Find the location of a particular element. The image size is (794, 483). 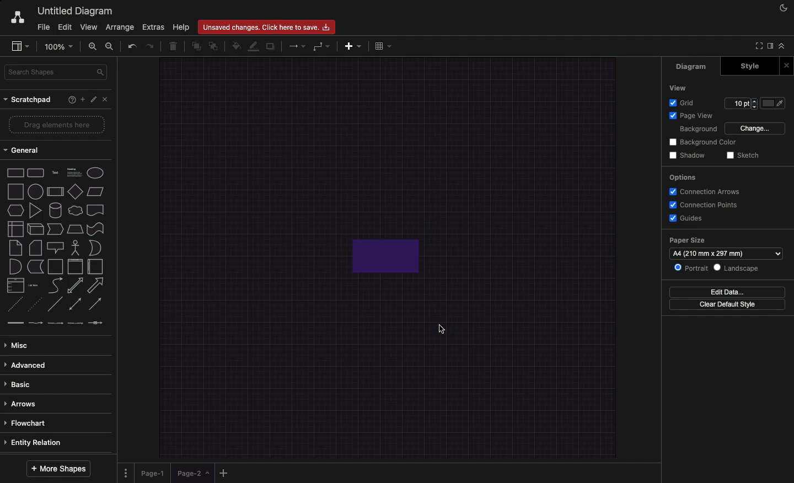

Line color is located at coordinates (255, 46).